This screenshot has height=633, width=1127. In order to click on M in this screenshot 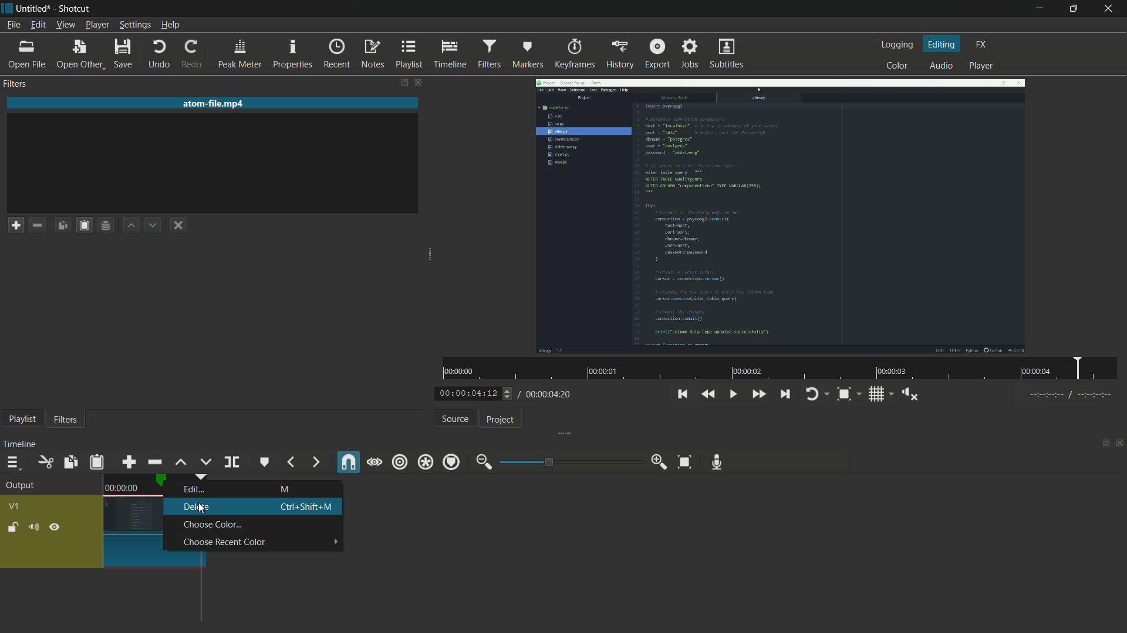, I will do `click(291, 489)`.